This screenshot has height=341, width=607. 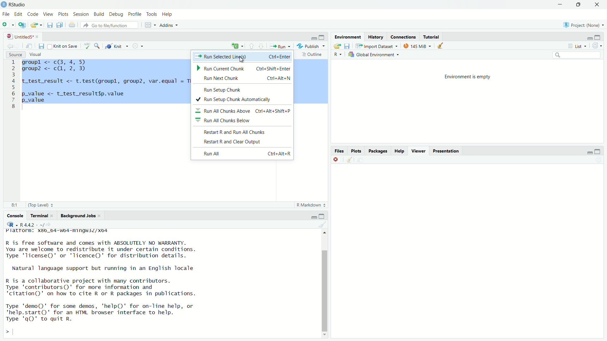 What do you see at coordinates (115, 13) in the screenshot?
I see `Debug` at bounding box center [115, 13].